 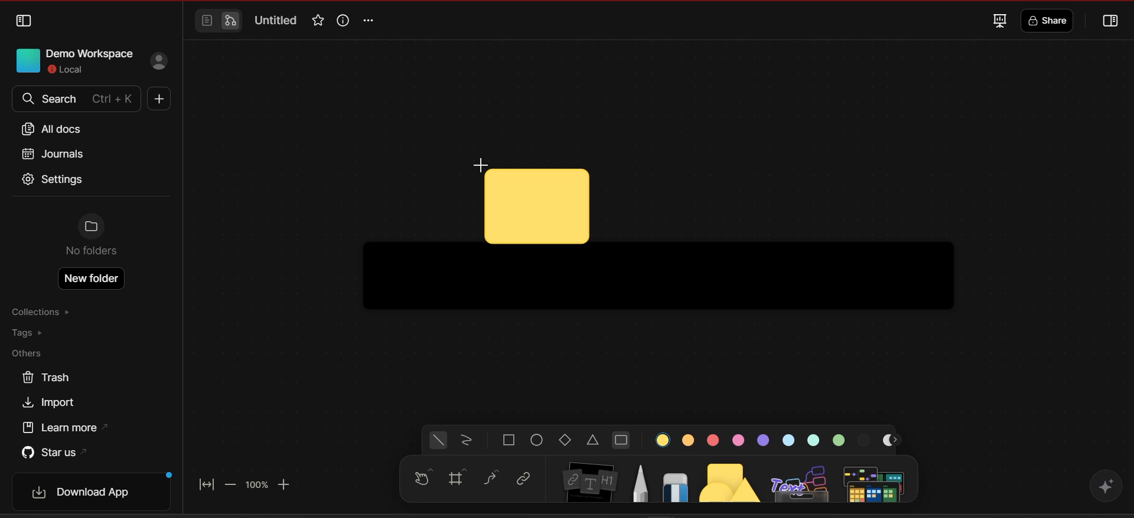 I want to click on color 5, so click(x=764, y=440).